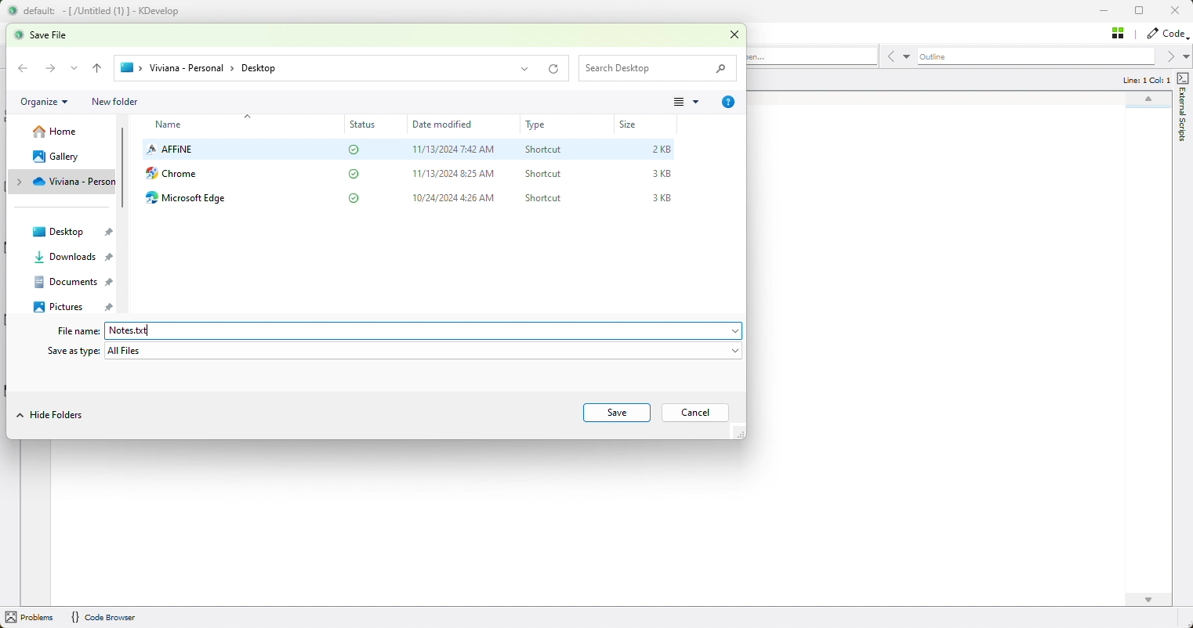 The height and width of the screenshot is (628, 1193). Describe the element at coordinates (1166, 34) in the screenshot. I see `code` at that location.